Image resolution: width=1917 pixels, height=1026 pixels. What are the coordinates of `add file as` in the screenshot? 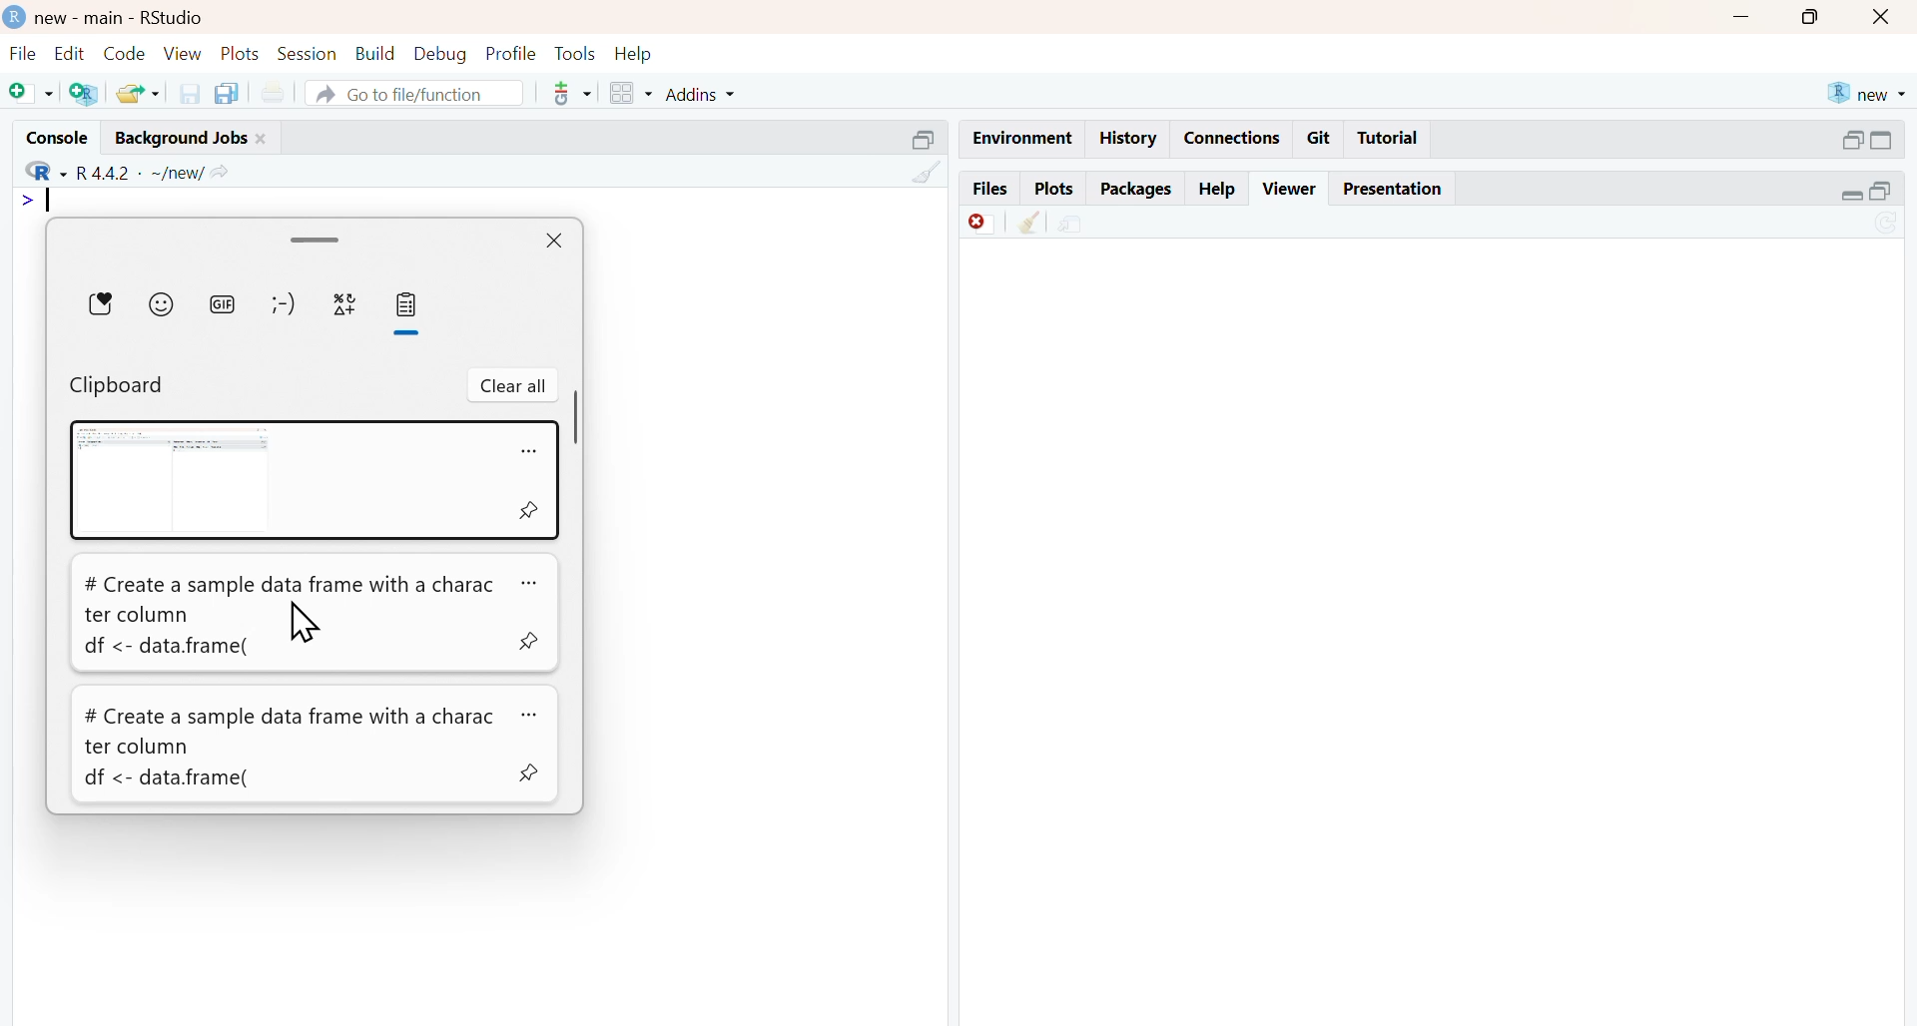 It's located at (32, 94).